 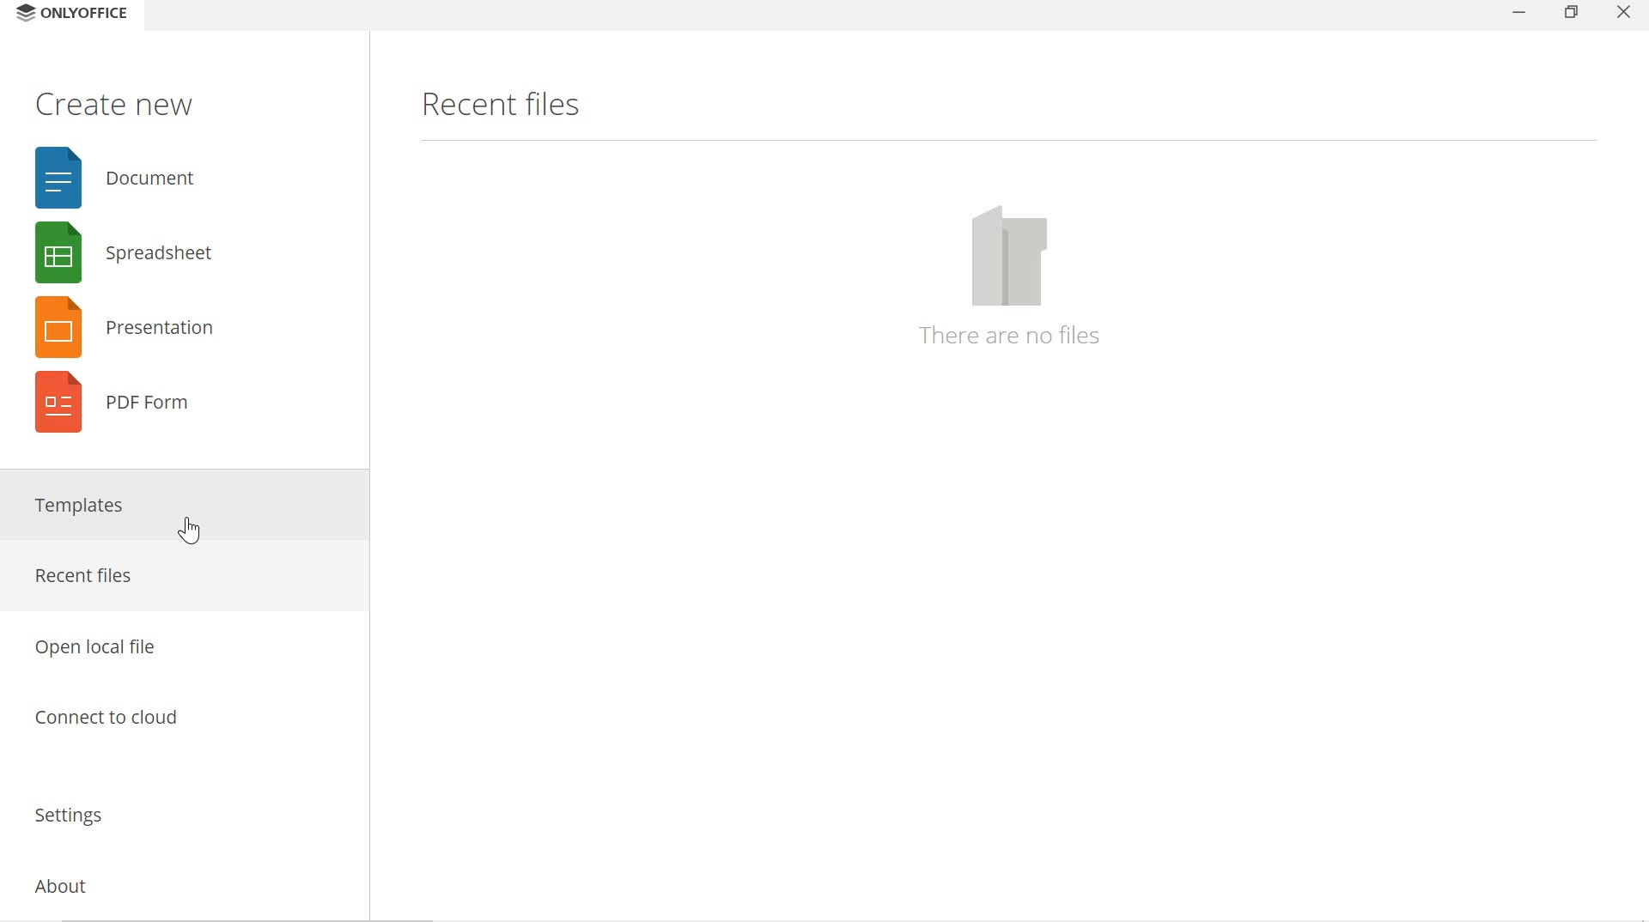 I want to click on PDF Form, so click(x=118, y=410).